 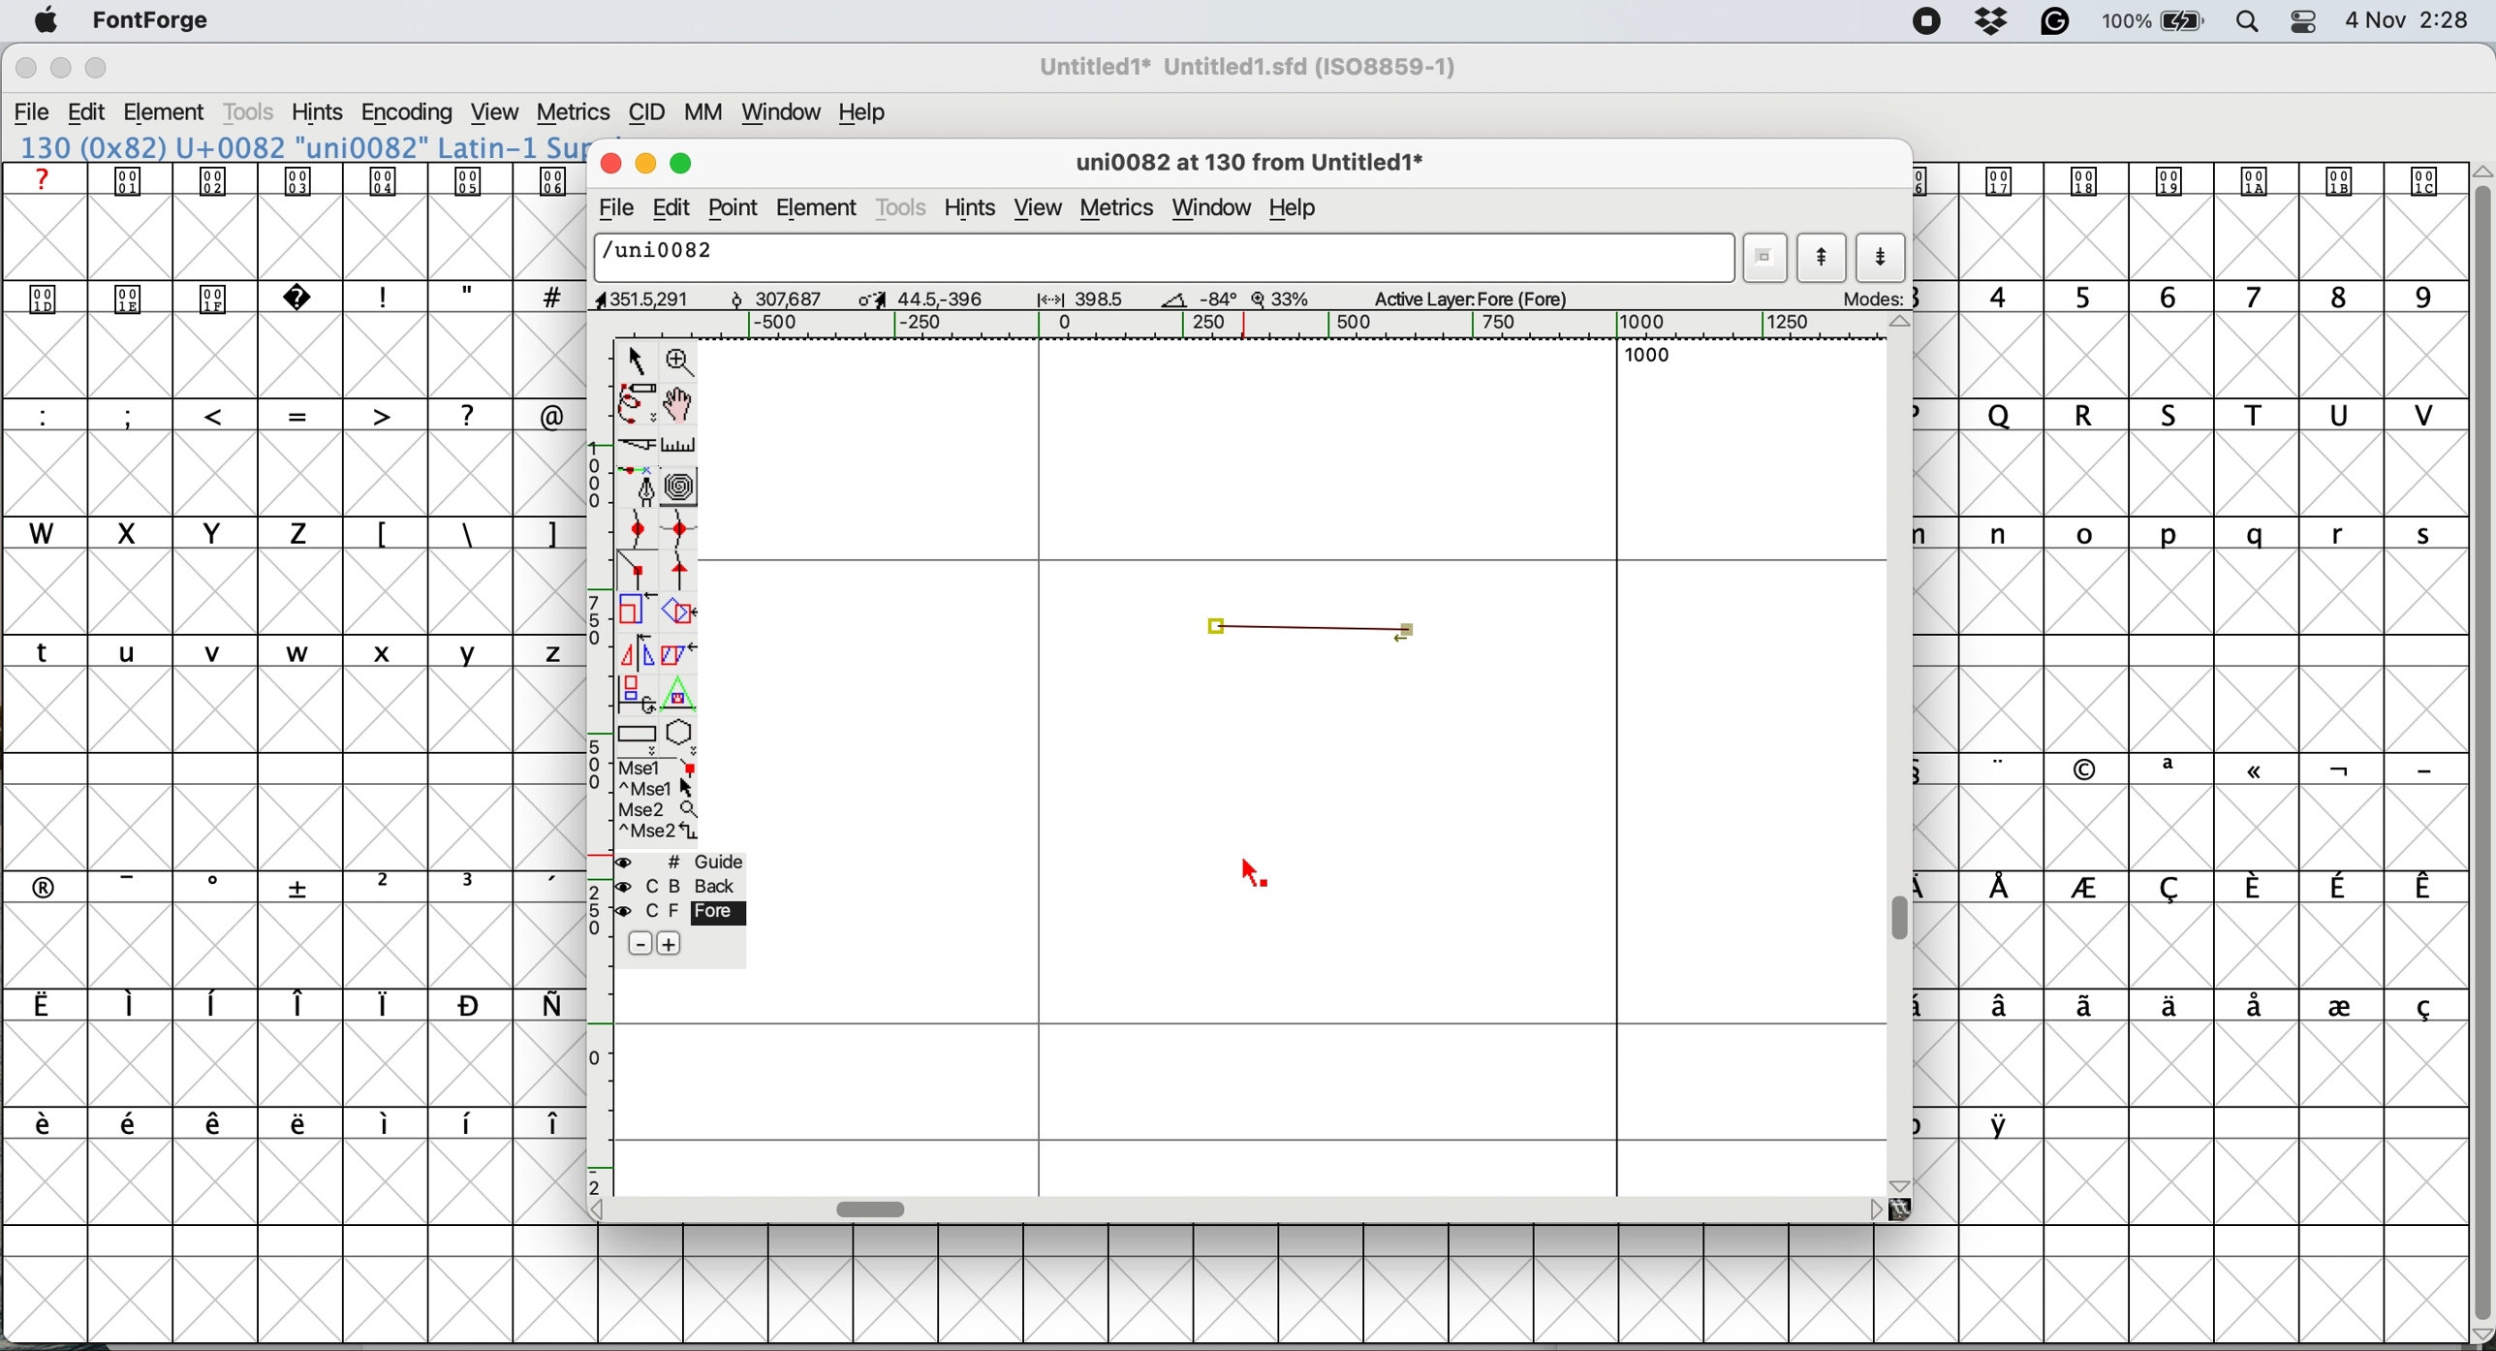 I want to click on back, so click(x=682, y=886).